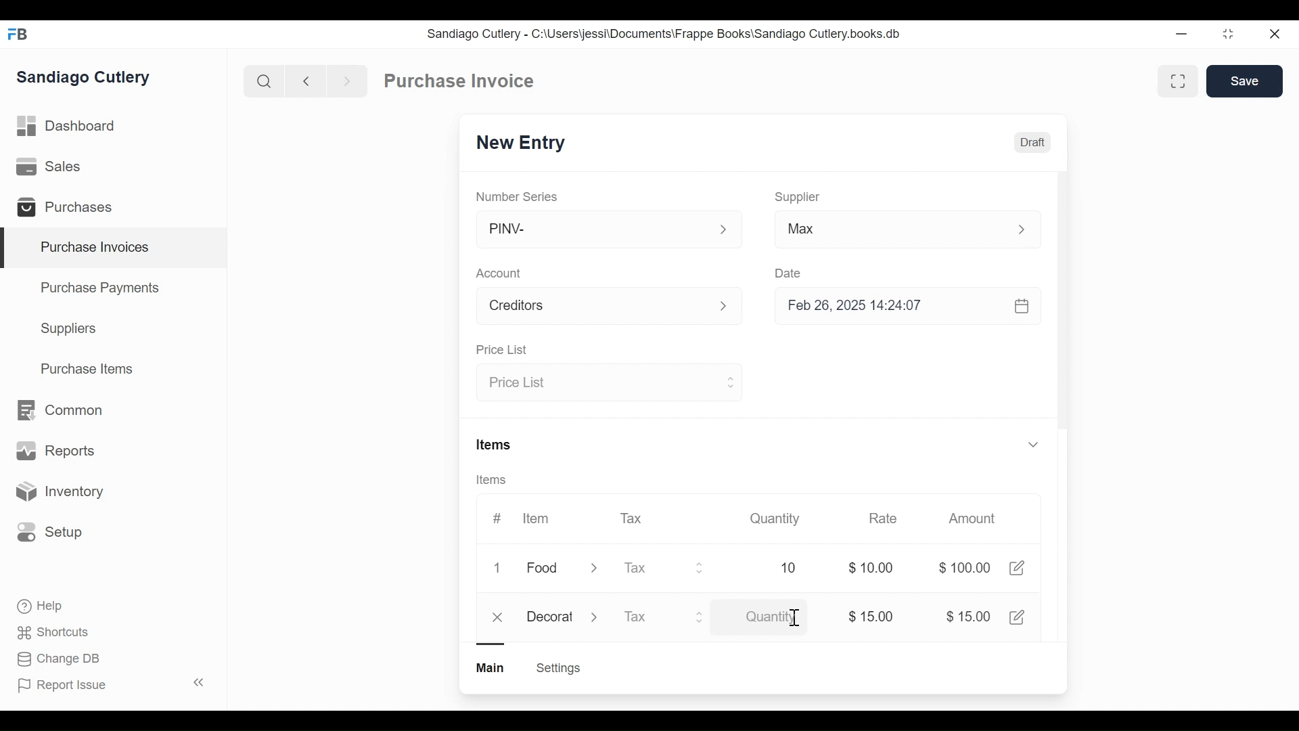 The height and width of the screenshot is (731, 1299). I want to click on Purchase Payments, so click(102, 290).